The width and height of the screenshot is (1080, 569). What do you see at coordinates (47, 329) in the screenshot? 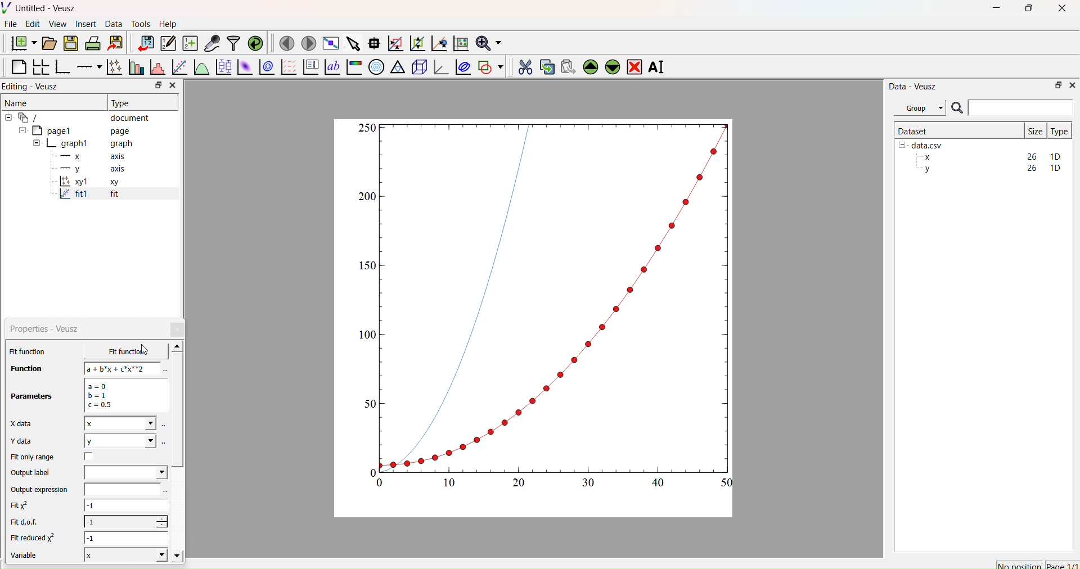
I see `Properties - Veusz` at bounding box center [47, 329].